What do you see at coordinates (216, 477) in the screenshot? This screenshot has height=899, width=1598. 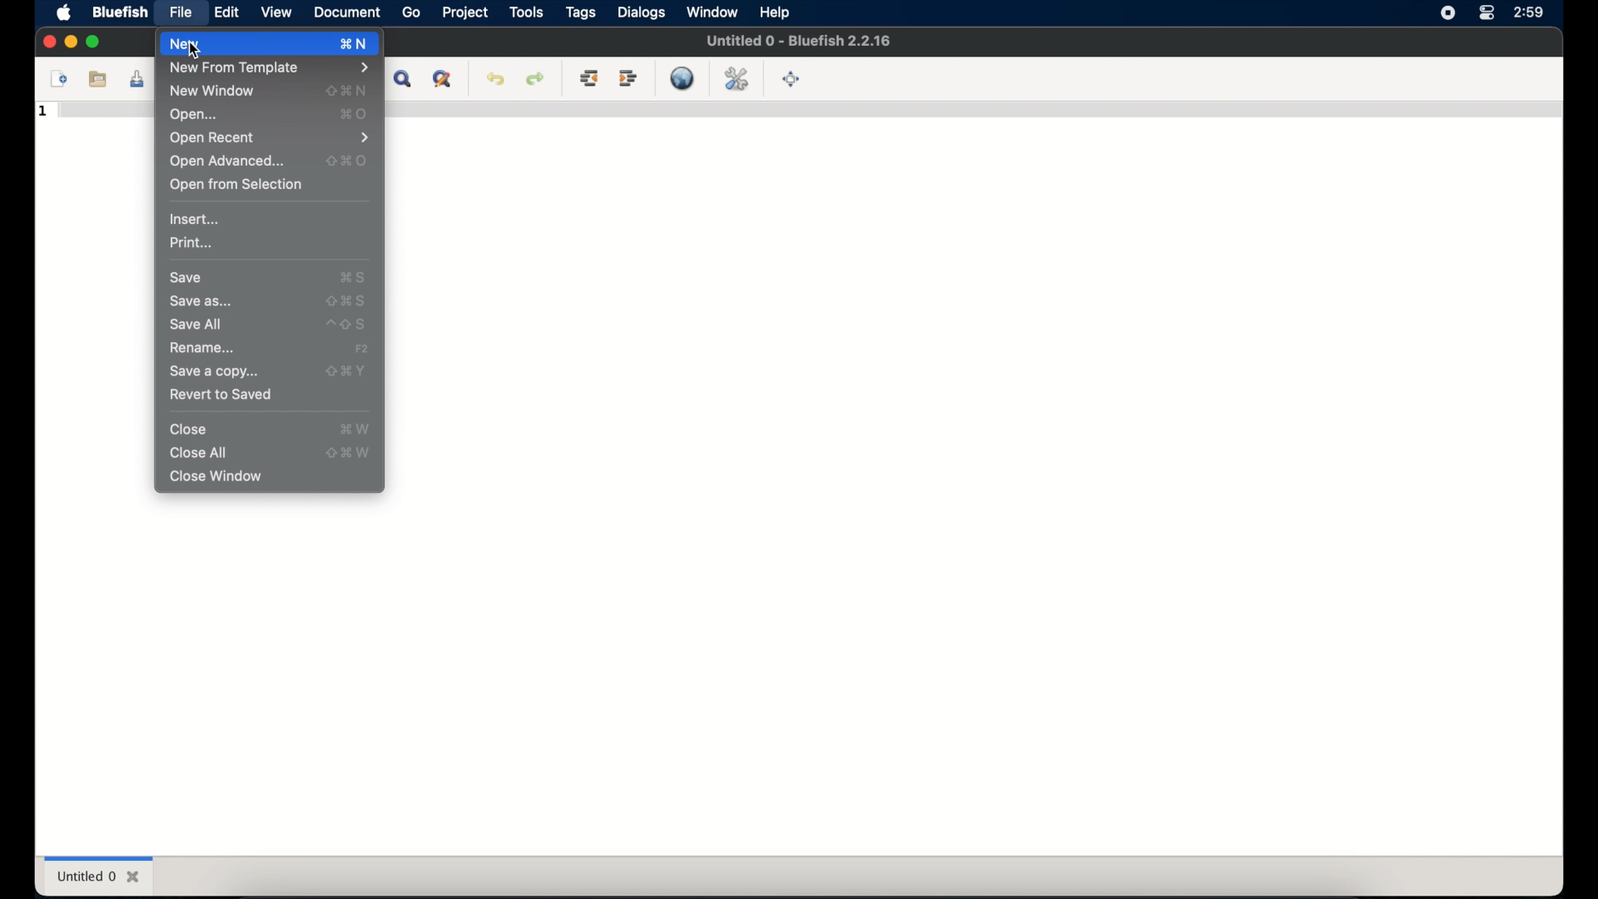 I see `close window` at bounding box center [216, 477].